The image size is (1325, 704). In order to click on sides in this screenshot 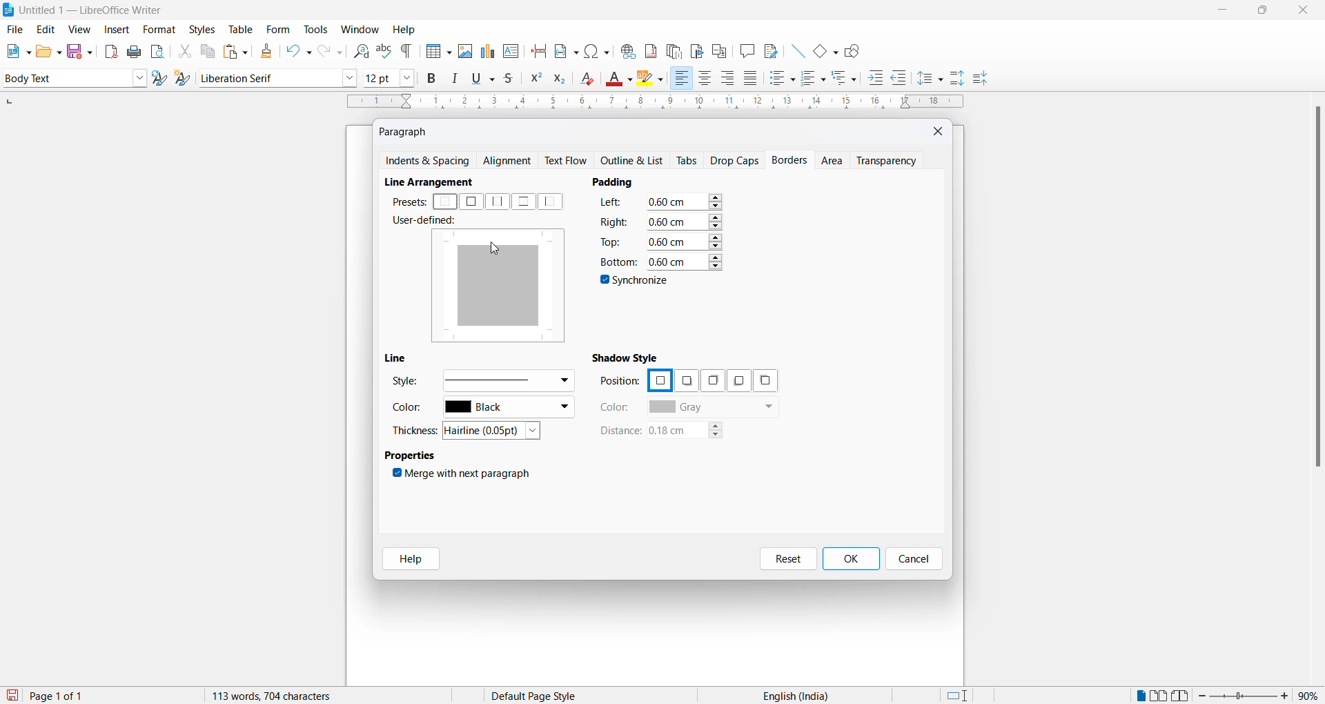, I will do `click(614, 204)`.